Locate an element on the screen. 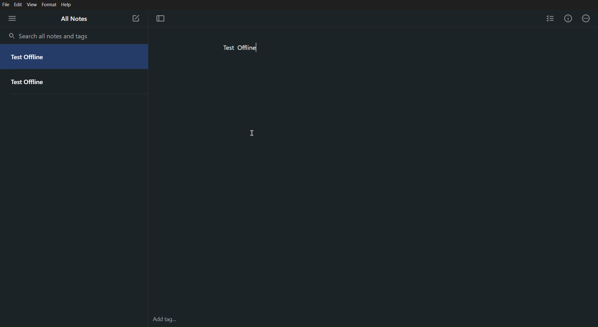 Image resolution: width=598 pixels, height=327 pixels. All Notes is located at coordinates (77, 19).